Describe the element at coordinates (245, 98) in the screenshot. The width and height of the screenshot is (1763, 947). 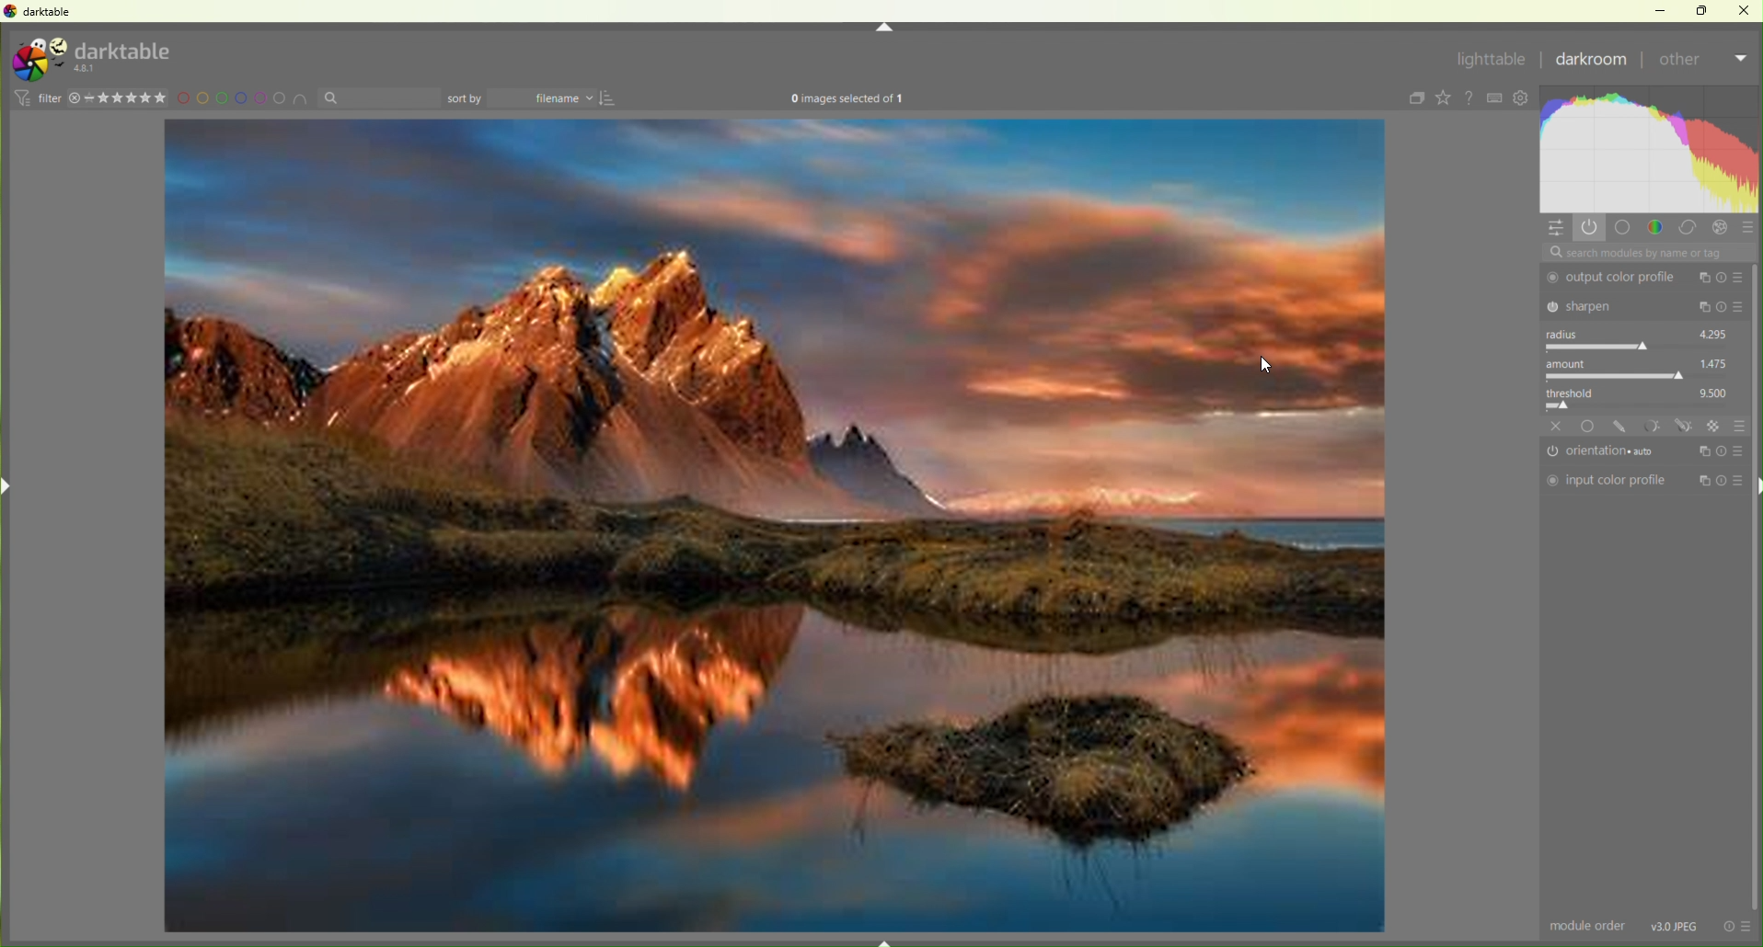
I see `filter by images color label` at that location.